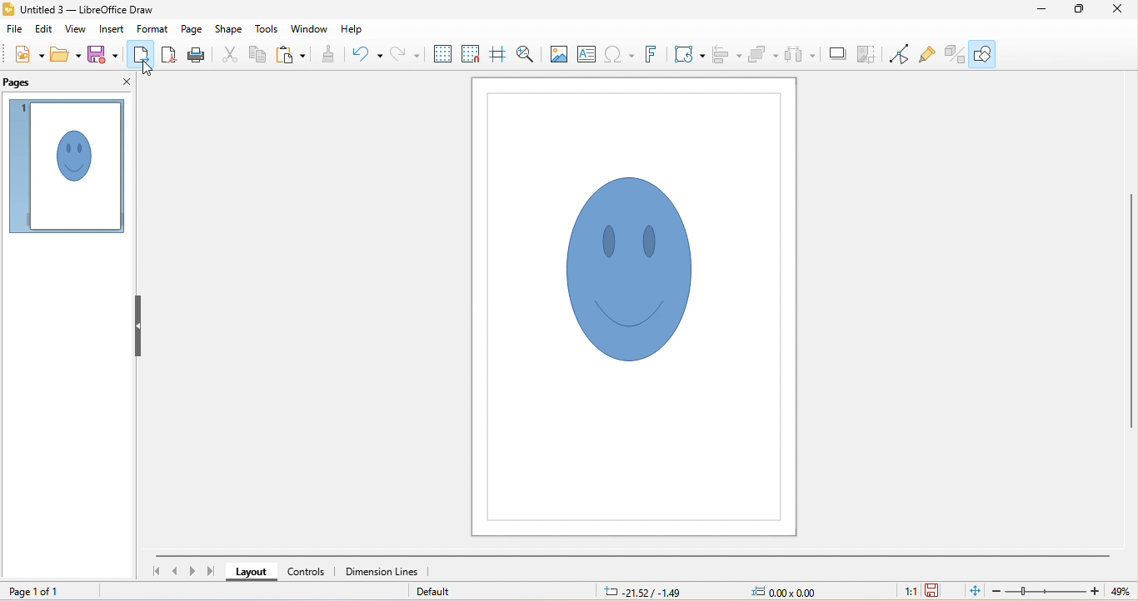  What do you see at coordinates (498, 54) in the screenshot?
I see `helplines while moving` at bounding box center [498, 54].